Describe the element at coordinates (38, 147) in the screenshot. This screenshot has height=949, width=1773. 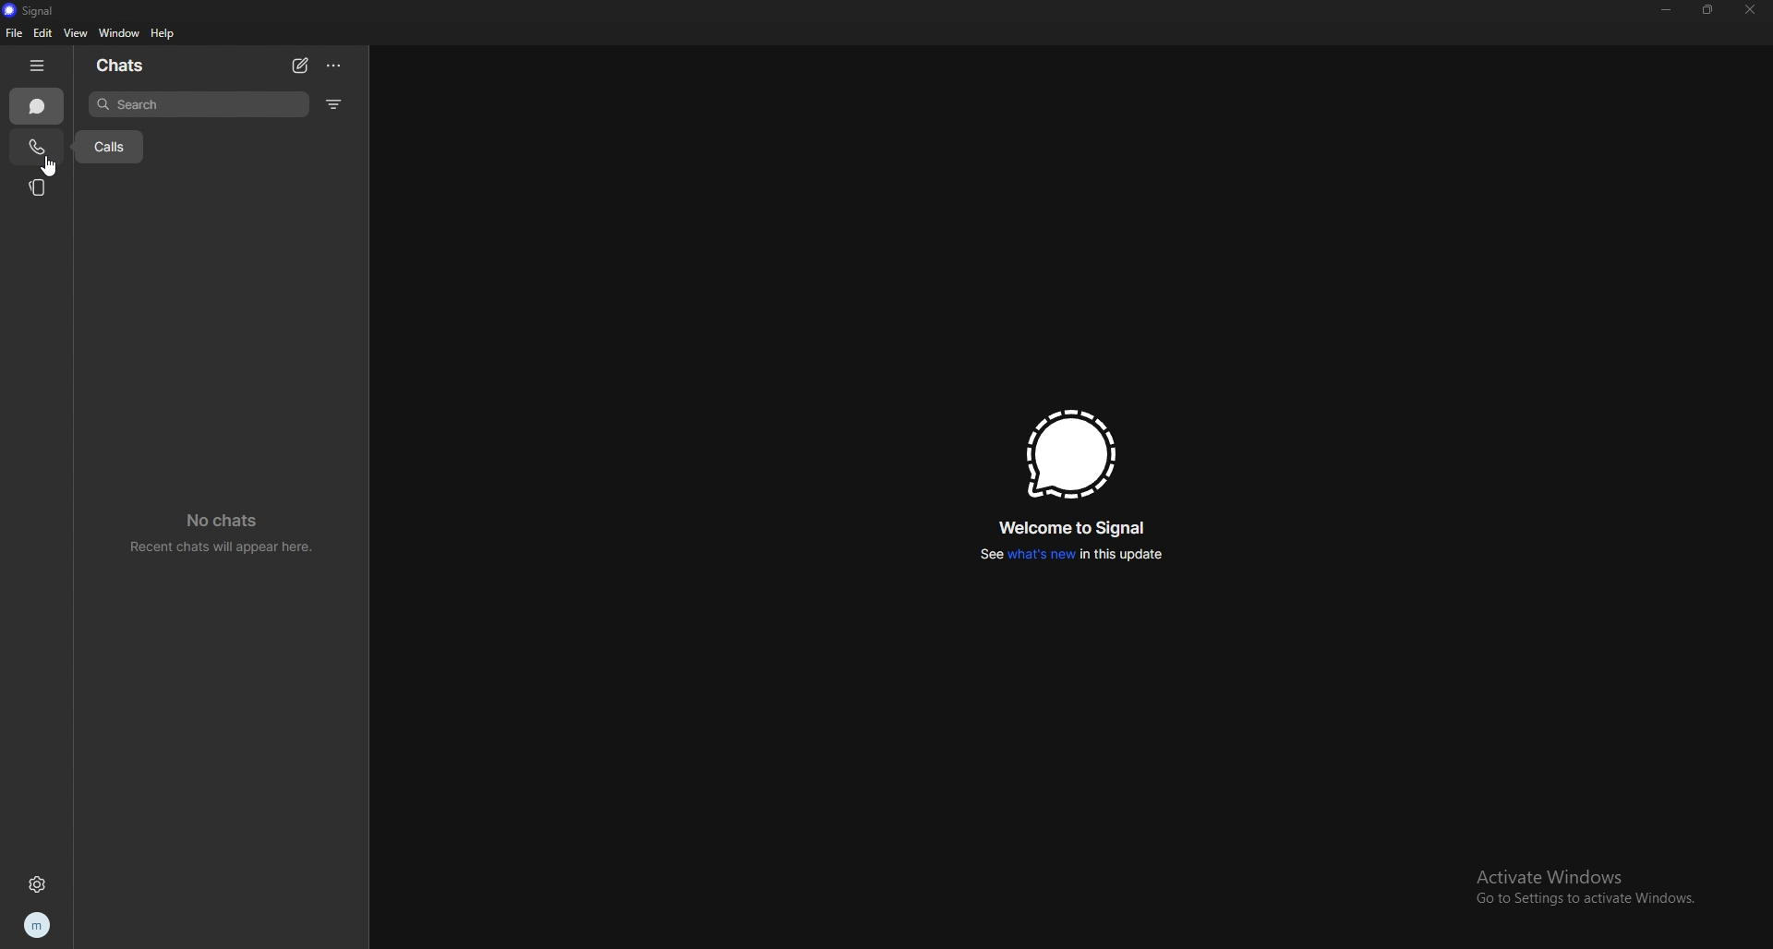
I see `calls` at that location.